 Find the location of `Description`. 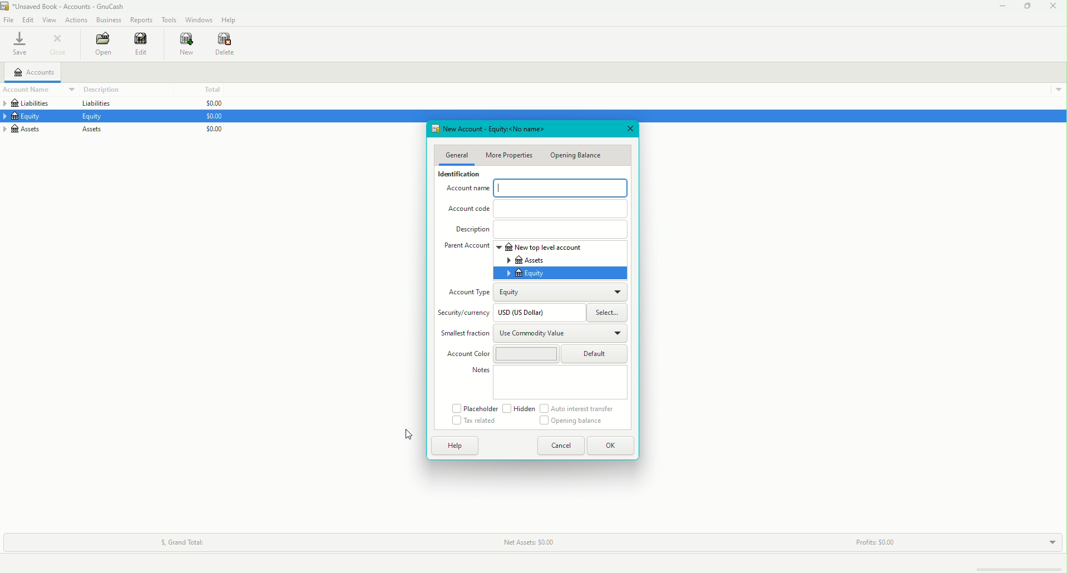

Description is located at coordinates (100, 89).